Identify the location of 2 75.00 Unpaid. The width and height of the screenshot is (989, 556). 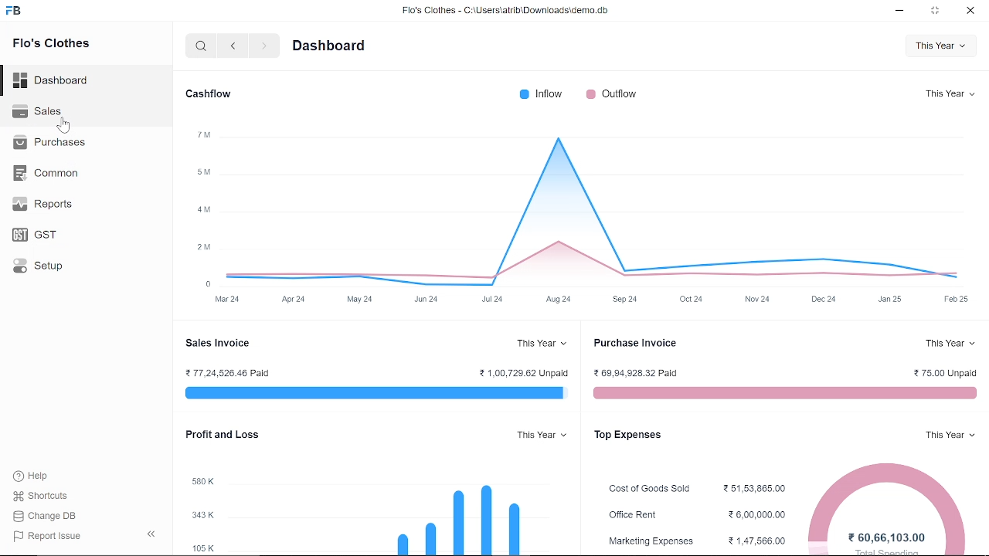
(944, 373).